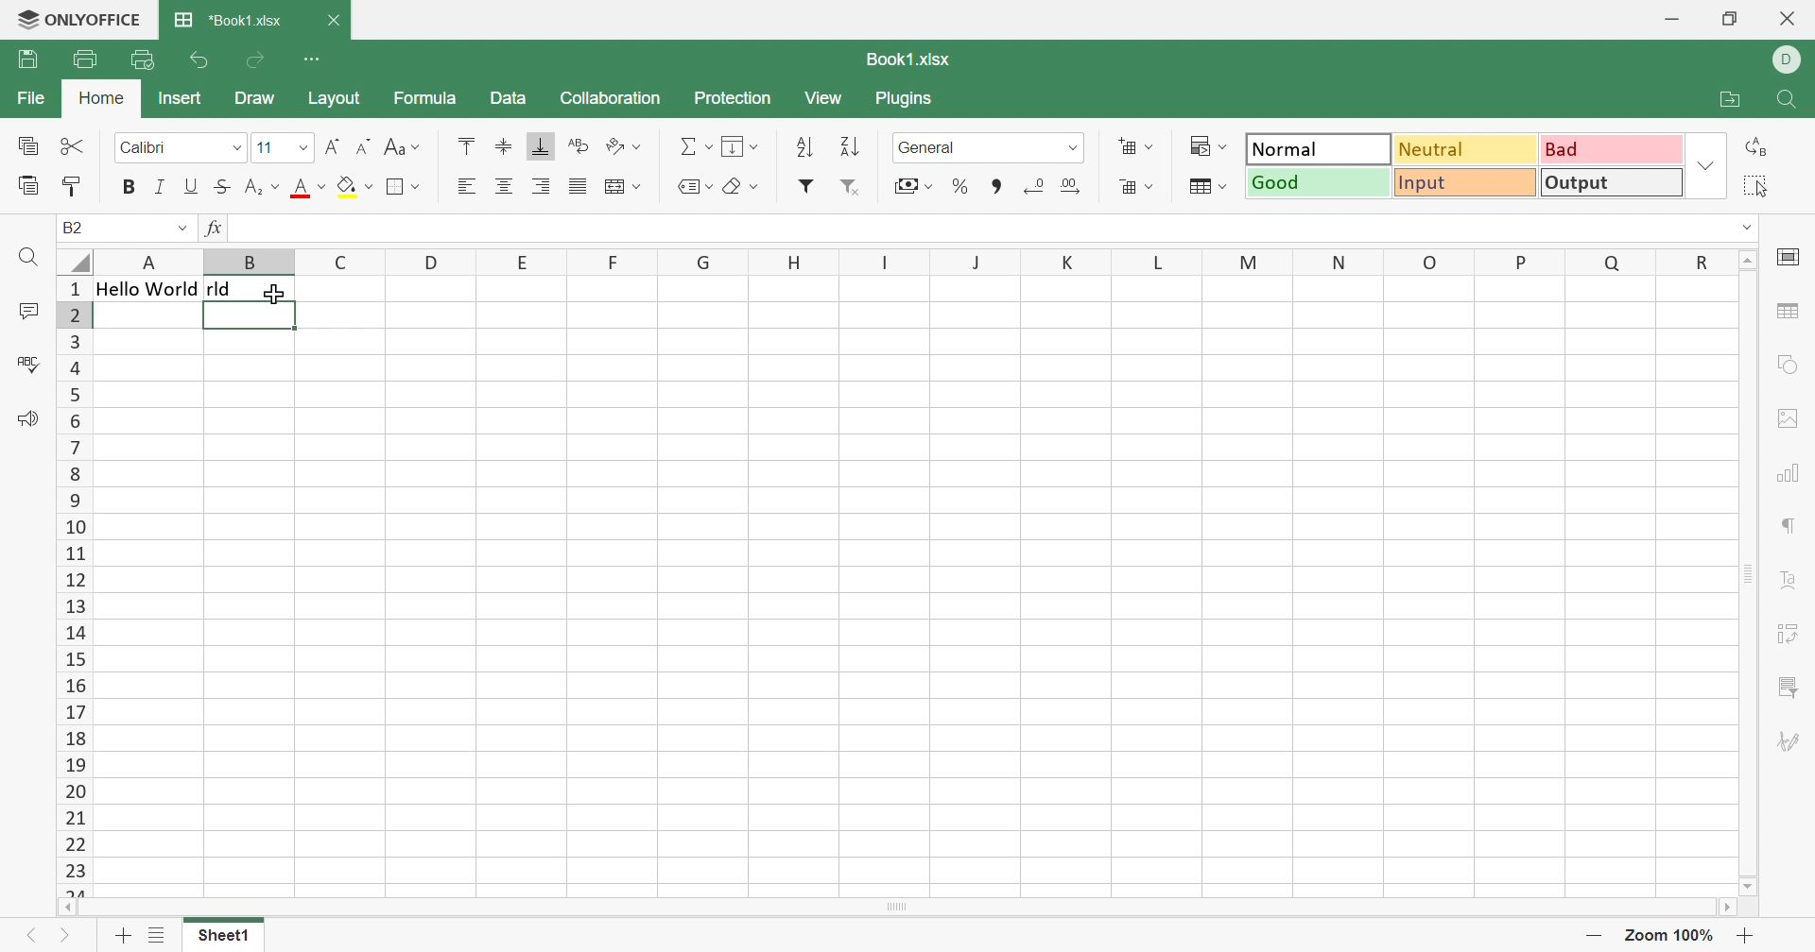 This screenshot has height=952, width=1815. What do you see at coordinates (1467, 184) in the screenshot?
I see `Input` at bounding box center [1467, 184].